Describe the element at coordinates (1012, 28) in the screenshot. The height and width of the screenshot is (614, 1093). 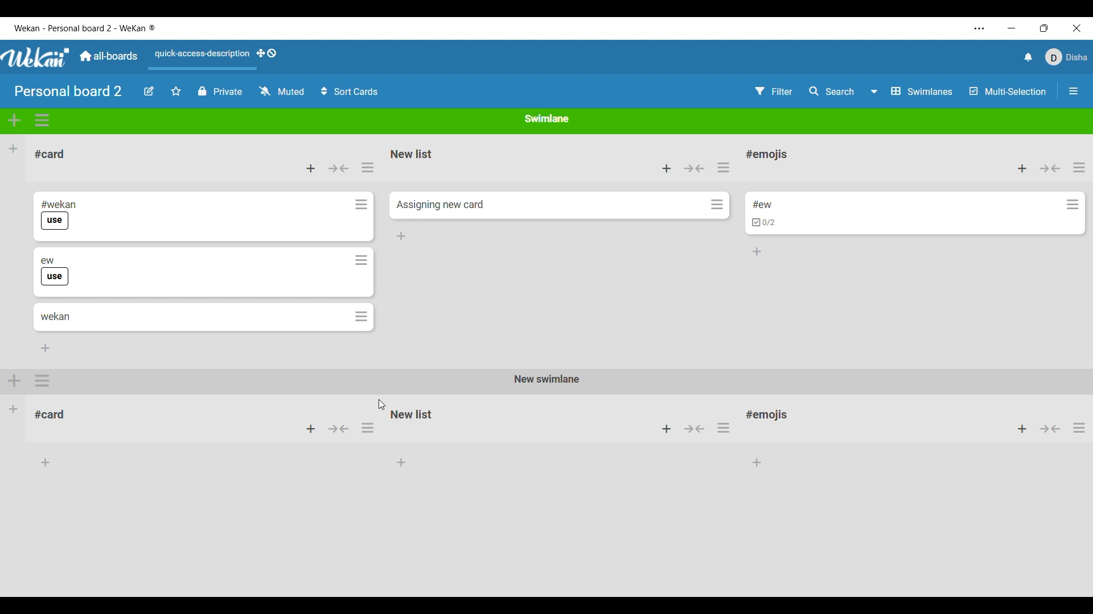
I see `Minimize` at that location.